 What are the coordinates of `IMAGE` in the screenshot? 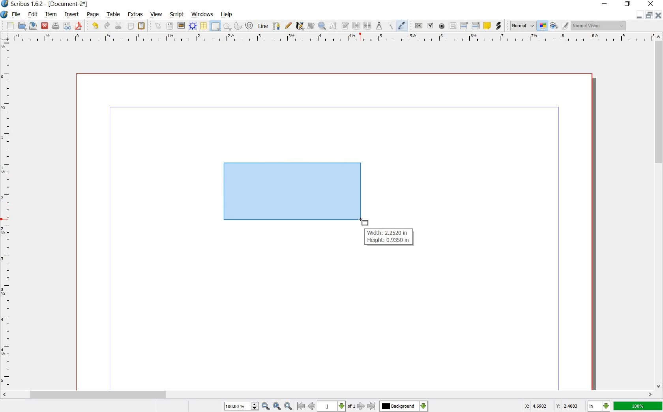 It's located at (181, 25).